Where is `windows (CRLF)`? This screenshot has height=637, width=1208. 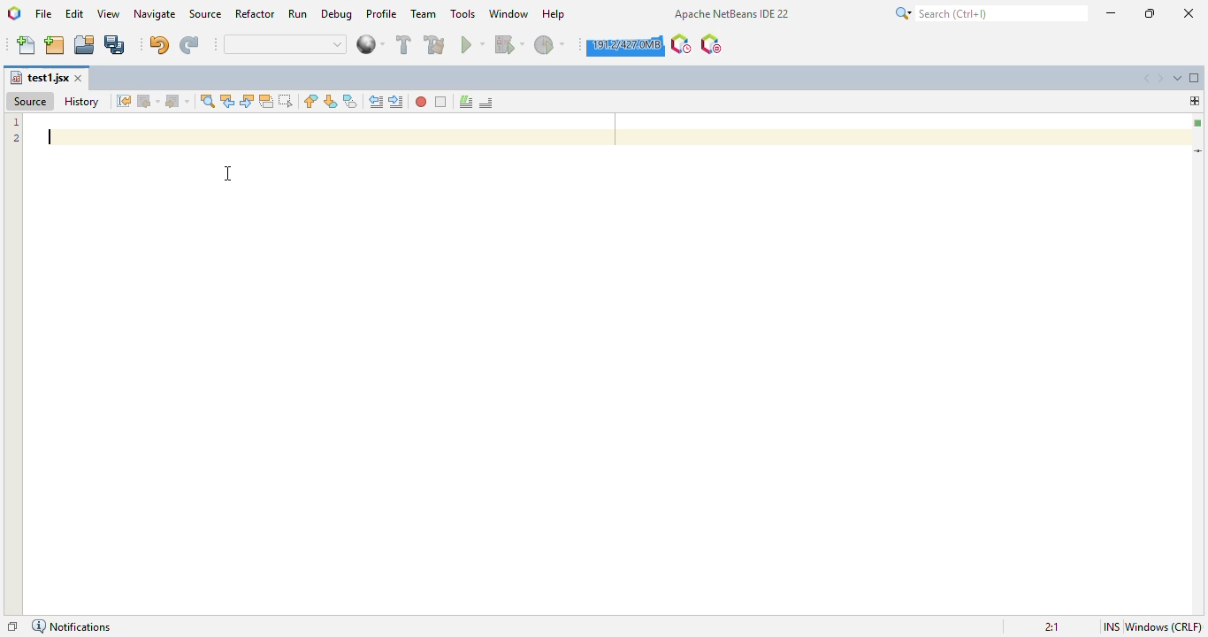
windows (CRLF) is located at coordinates (1164, 627).